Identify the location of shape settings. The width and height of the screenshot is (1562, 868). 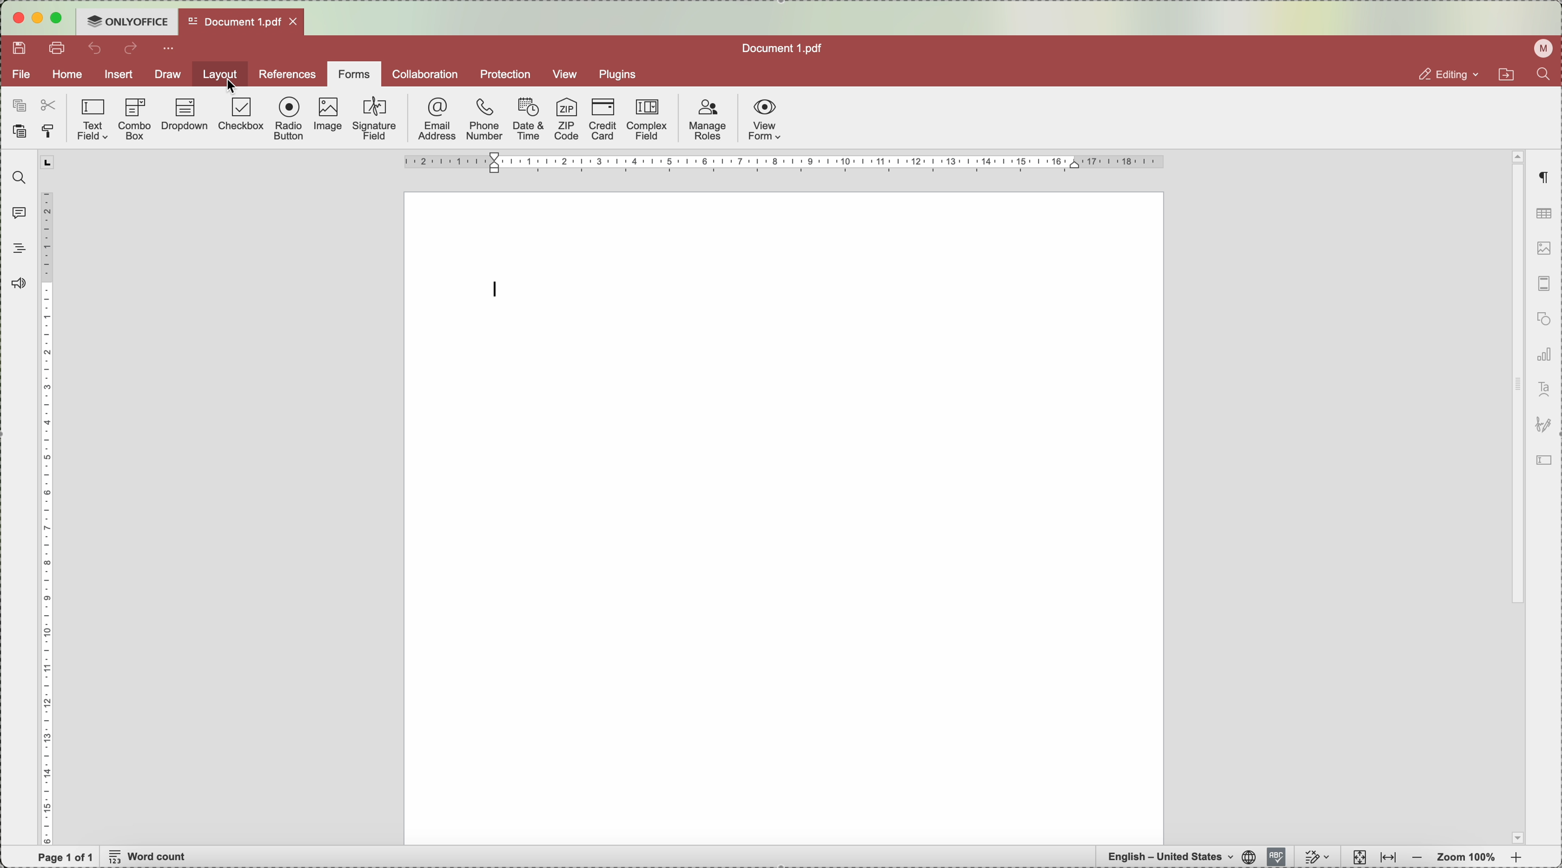
(1541, 321).